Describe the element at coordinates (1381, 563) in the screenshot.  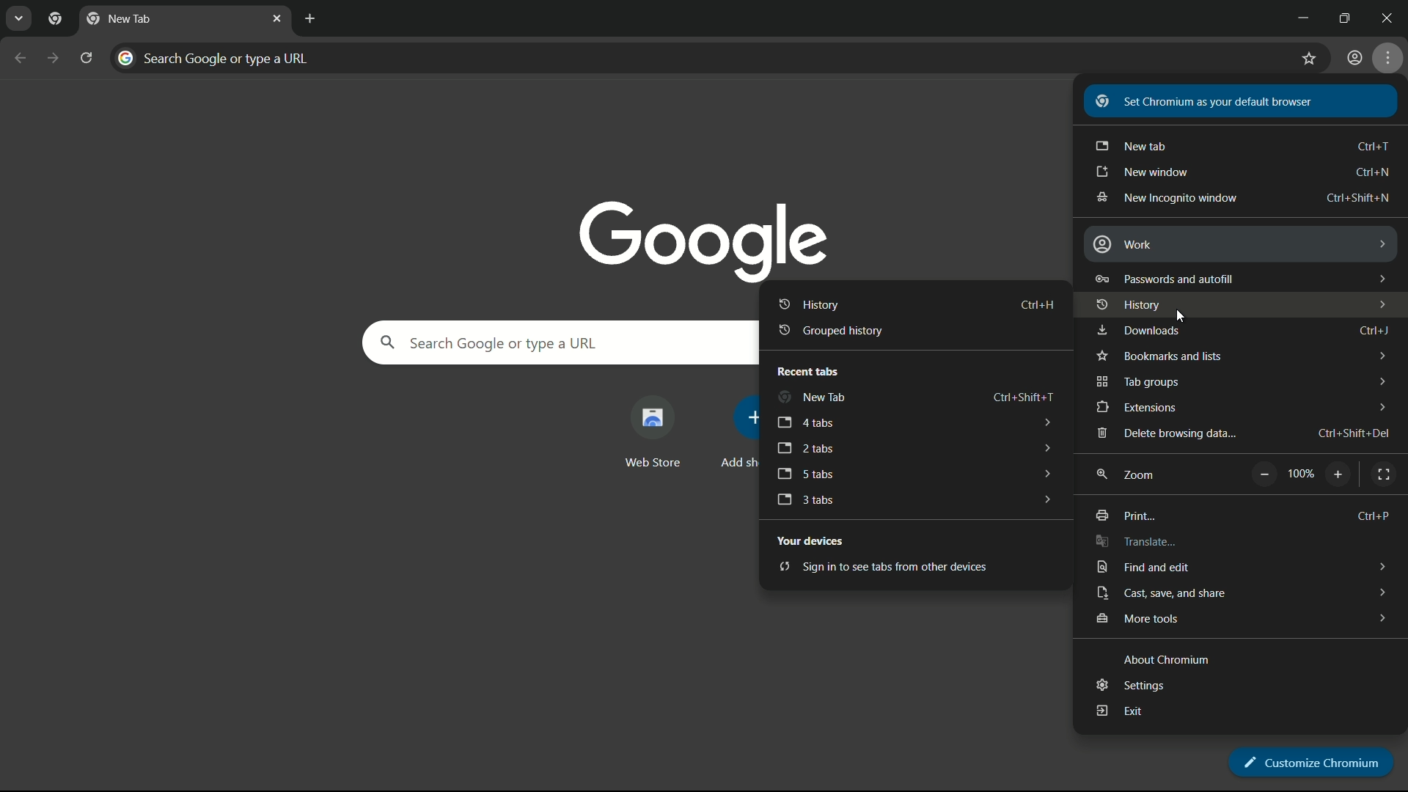
I see `dropdown arrows` at that location.